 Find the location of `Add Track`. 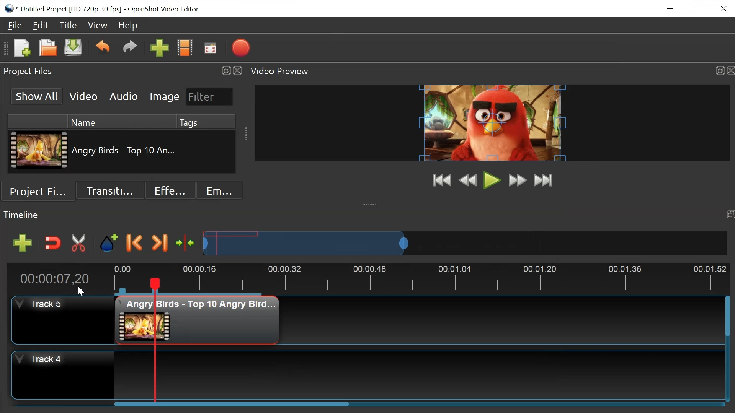

Add Track is located at coordinates (23, 243).